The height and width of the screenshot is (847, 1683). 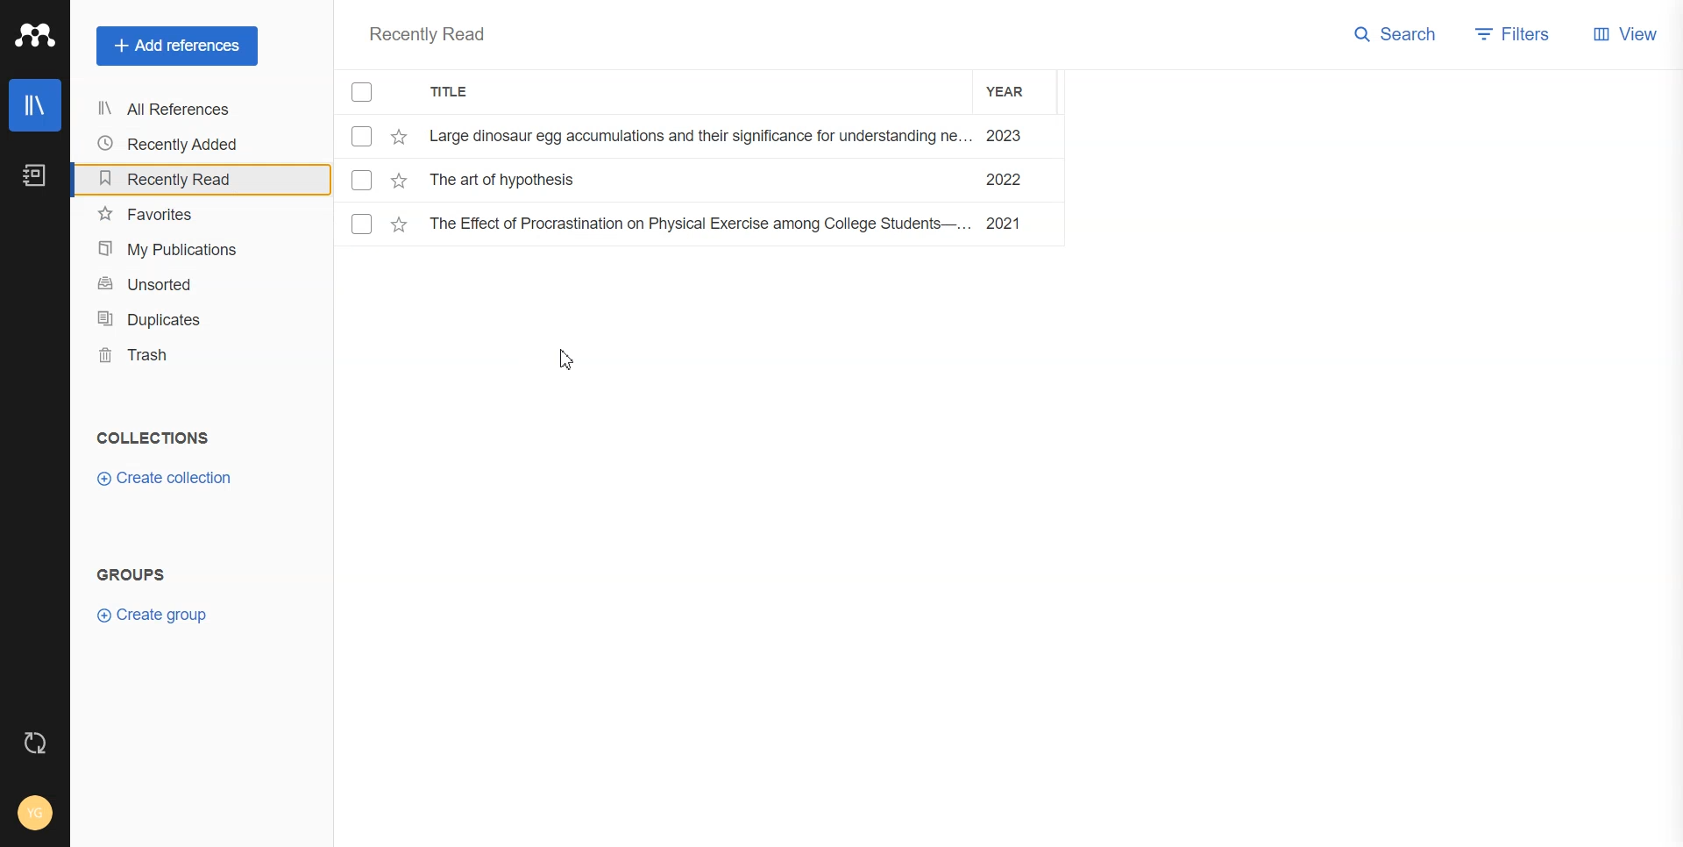 I want to click on Recently Read, so click(x=180, y=178).